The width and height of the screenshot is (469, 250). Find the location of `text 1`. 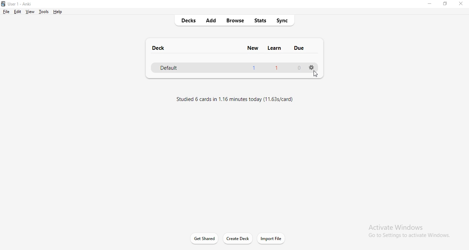

text 1 is located at coordinates (233, 99).